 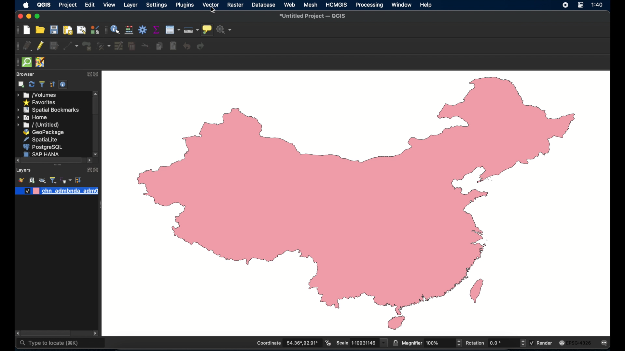 What do you see at coordinates (207, 30) in the screenshot?
I see `show map tips` at bounding box center [207, 30].